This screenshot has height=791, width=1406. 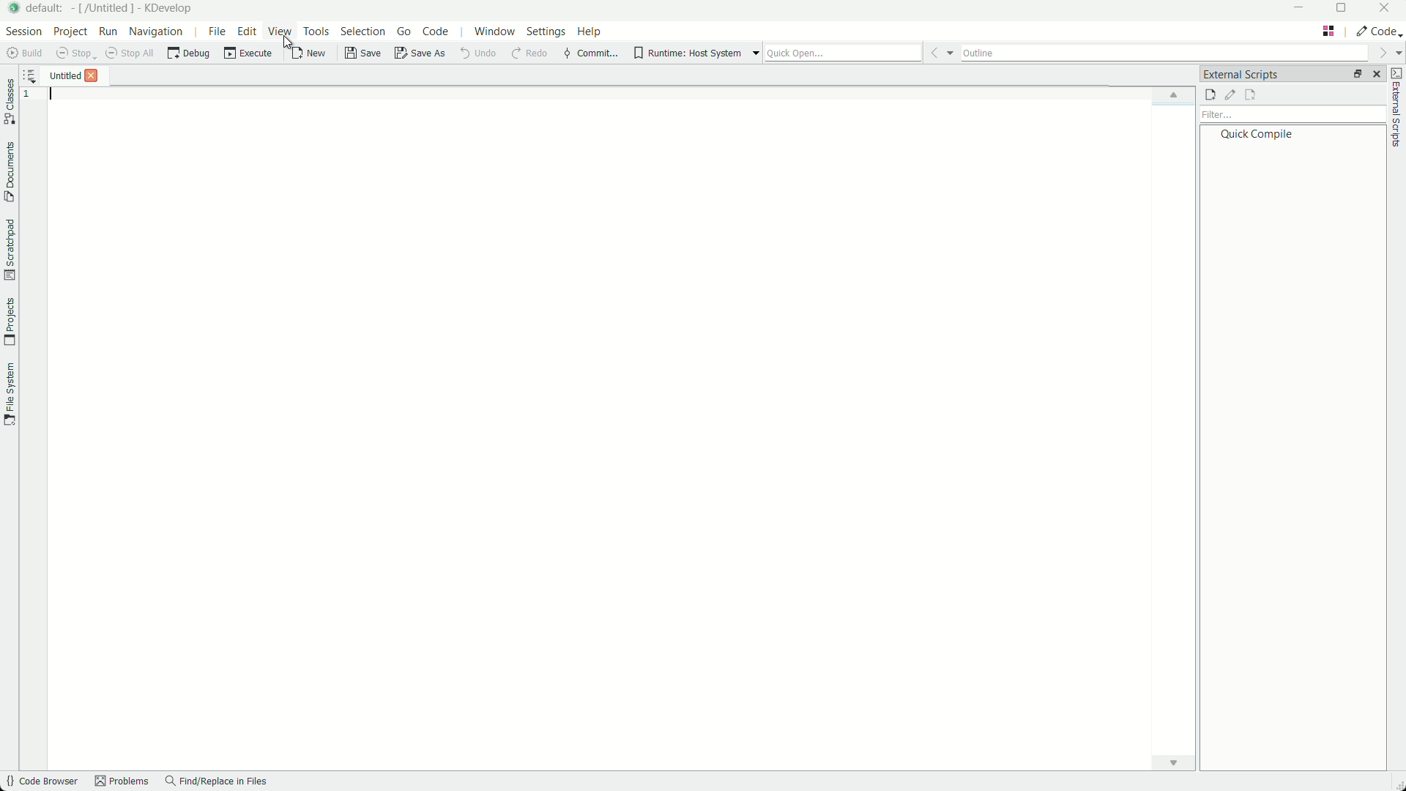 I want to click on file, so click(x=216, y=33).